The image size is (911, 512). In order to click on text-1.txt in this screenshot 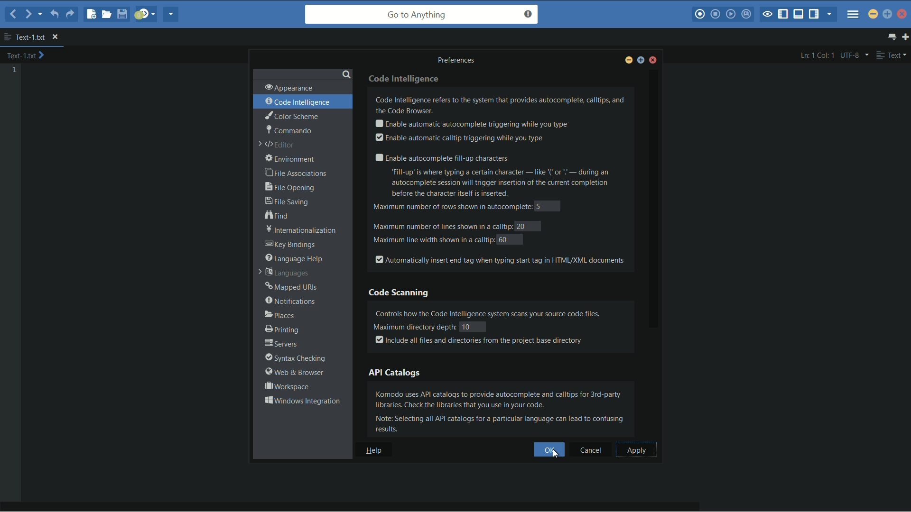, I will do `click(26, 55)`.